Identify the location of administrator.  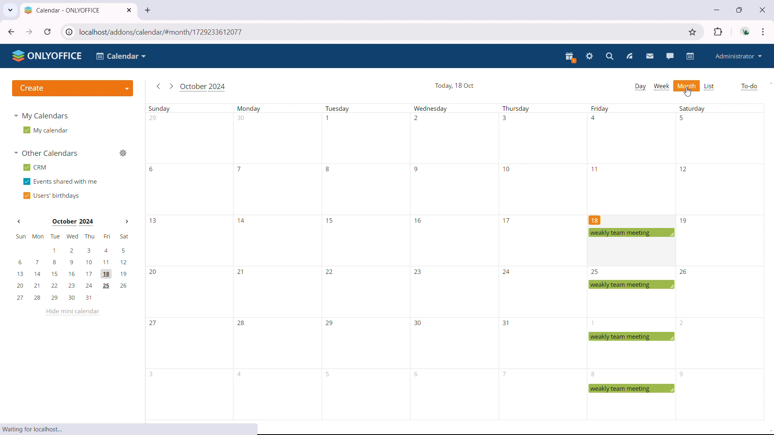
(739, 56).